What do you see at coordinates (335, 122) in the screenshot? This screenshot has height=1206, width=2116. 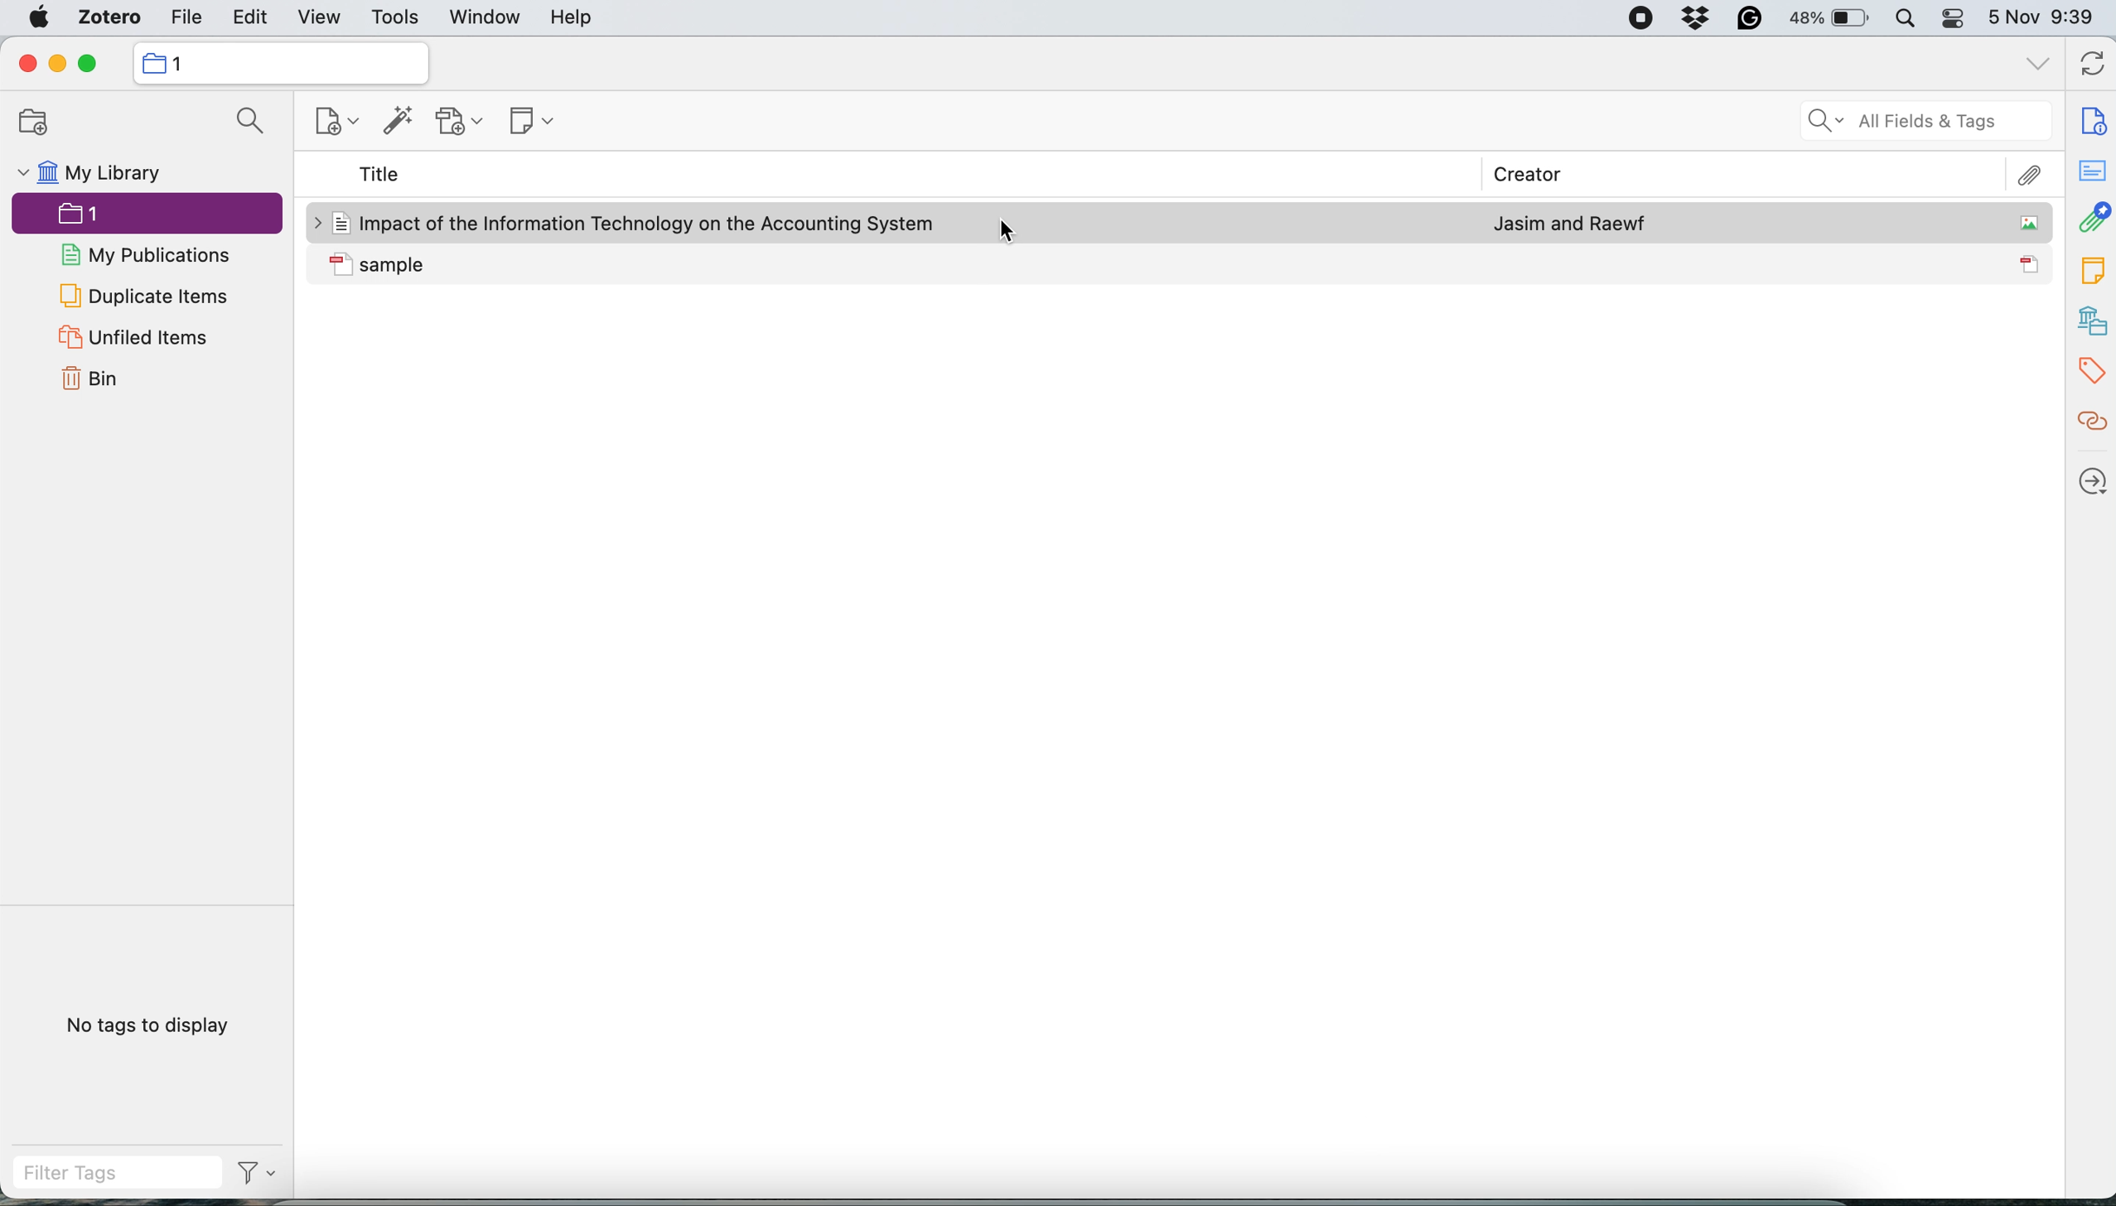 I see `new item` at bounding box center [335, 122].